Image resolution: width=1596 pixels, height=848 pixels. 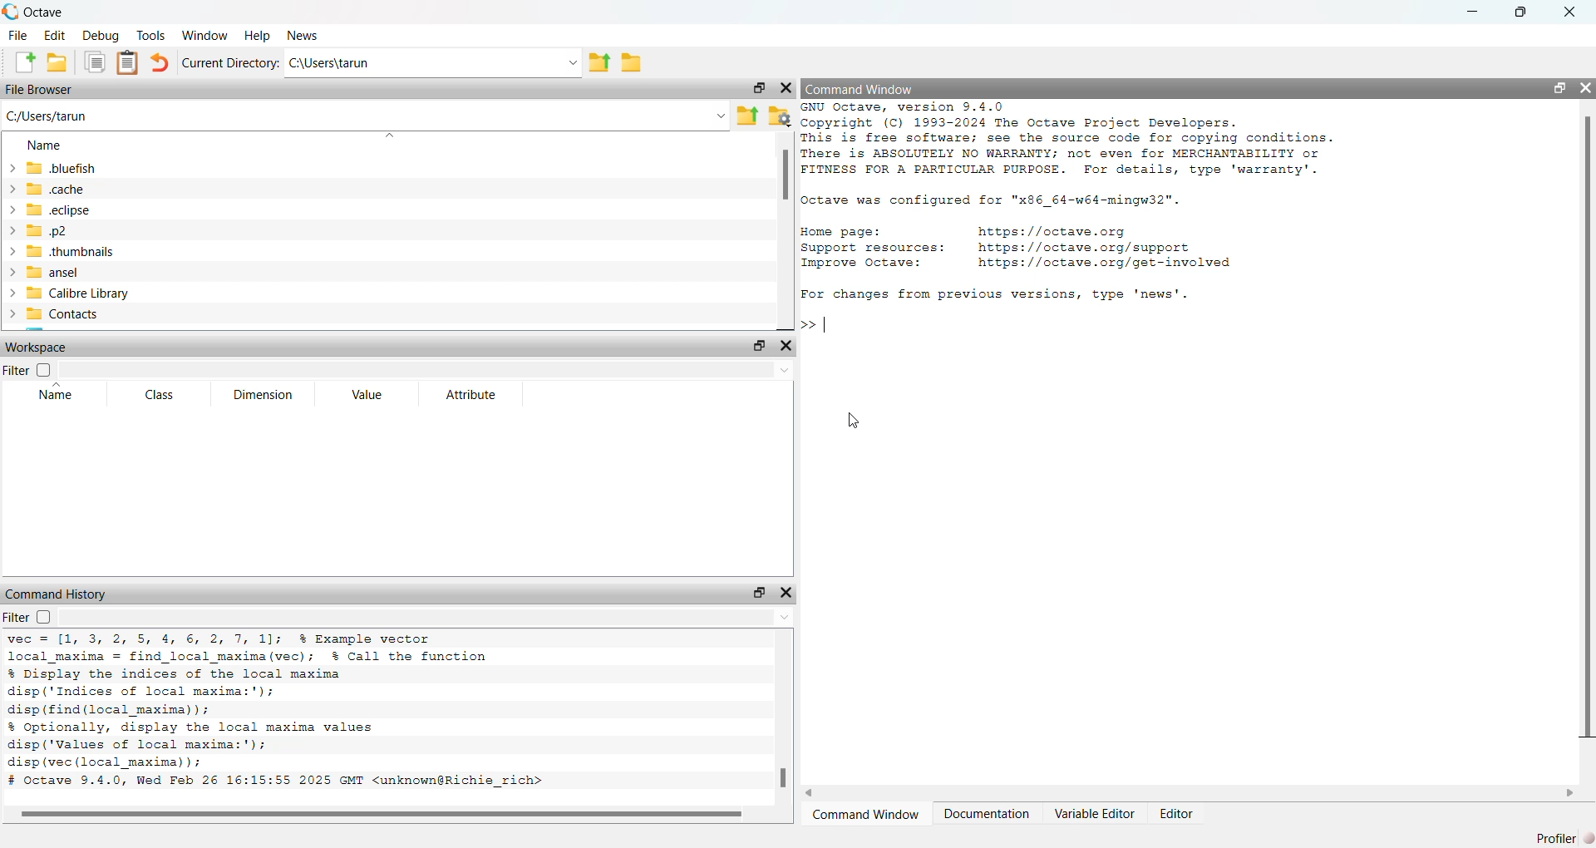 What do you see at coordinates (815, 323) in the screenshot?
I see `new line` at bounding box center [815, 323].